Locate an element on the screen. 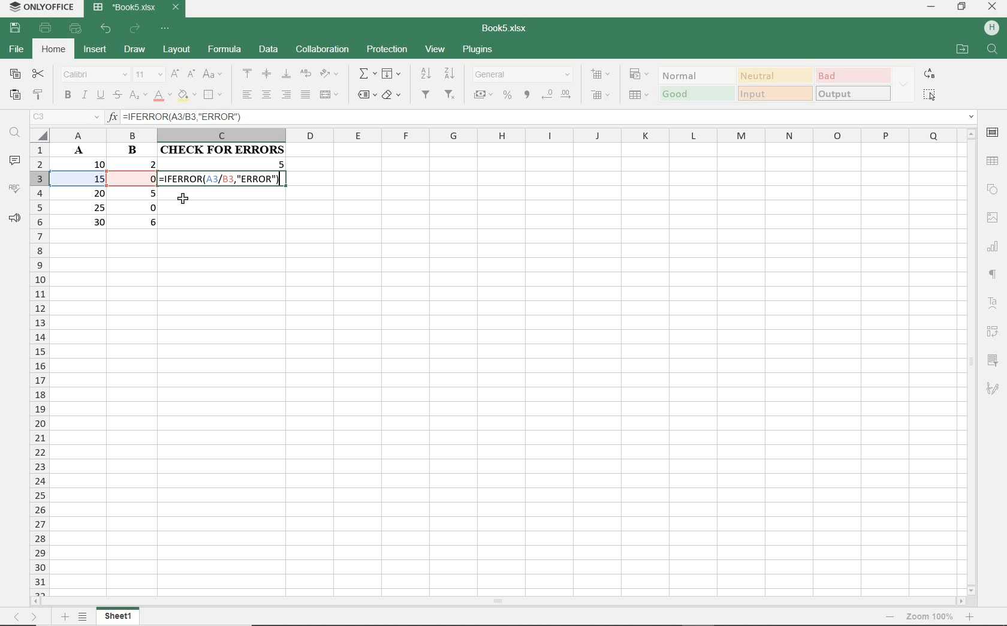 This screenshot has height=626, width=1007. SPELL CHECKING is located at coordinates (14, 187).